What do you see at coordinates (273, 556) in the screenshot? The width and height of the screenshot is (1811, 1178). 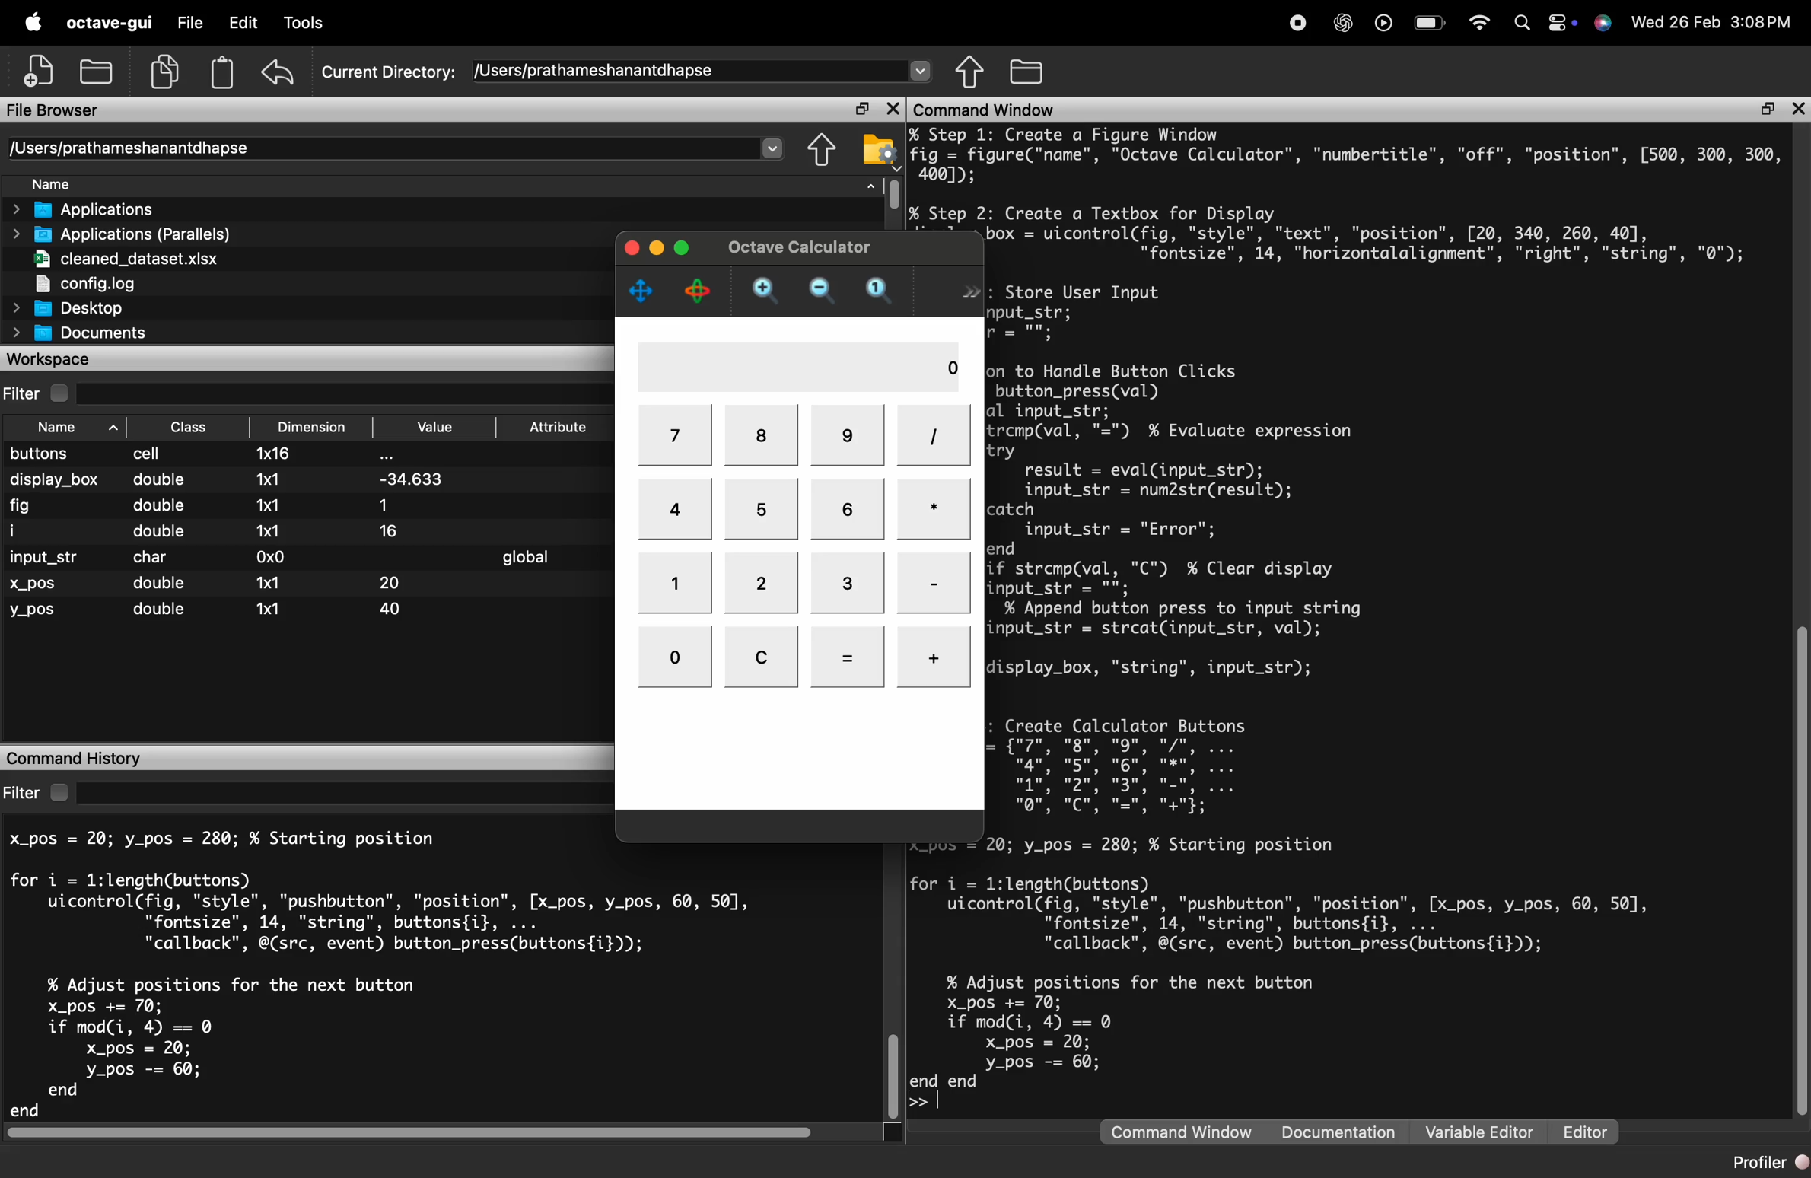 I see `0x0` at bounding box center [273, 556].